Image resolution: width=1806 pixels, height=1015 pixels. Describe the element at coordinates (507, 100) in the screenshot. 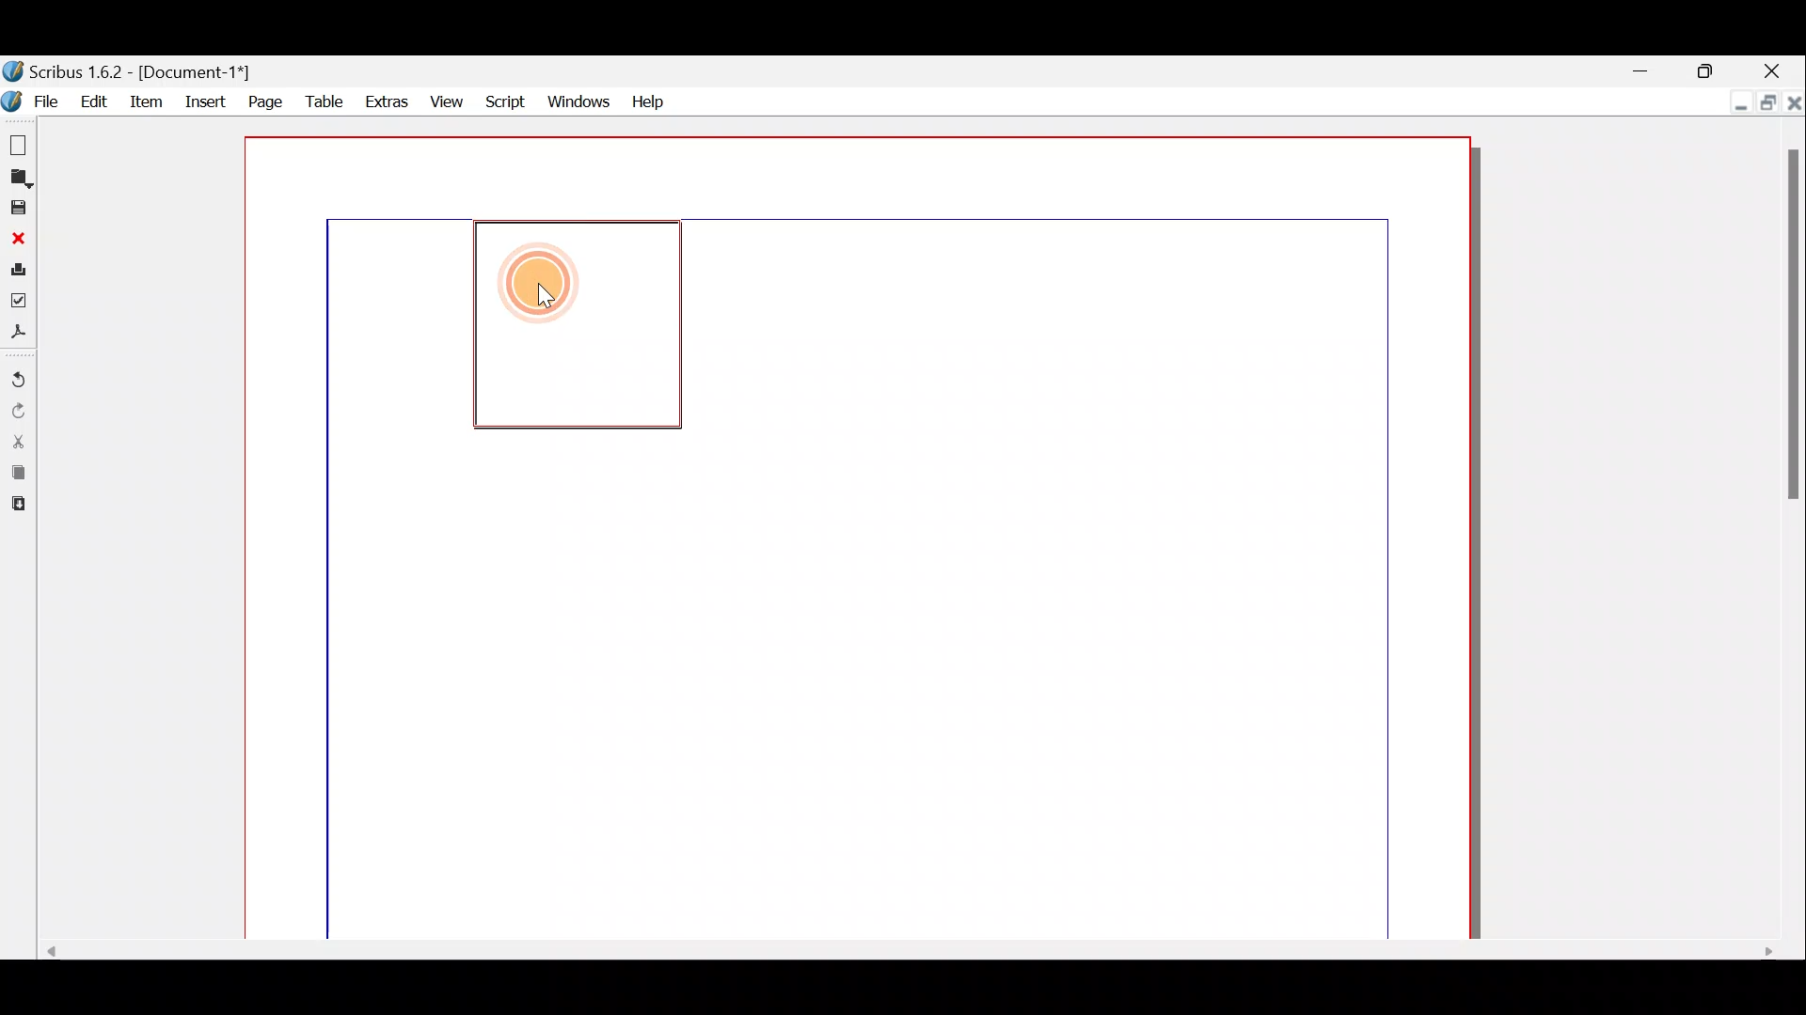

I see `Script` at that location.